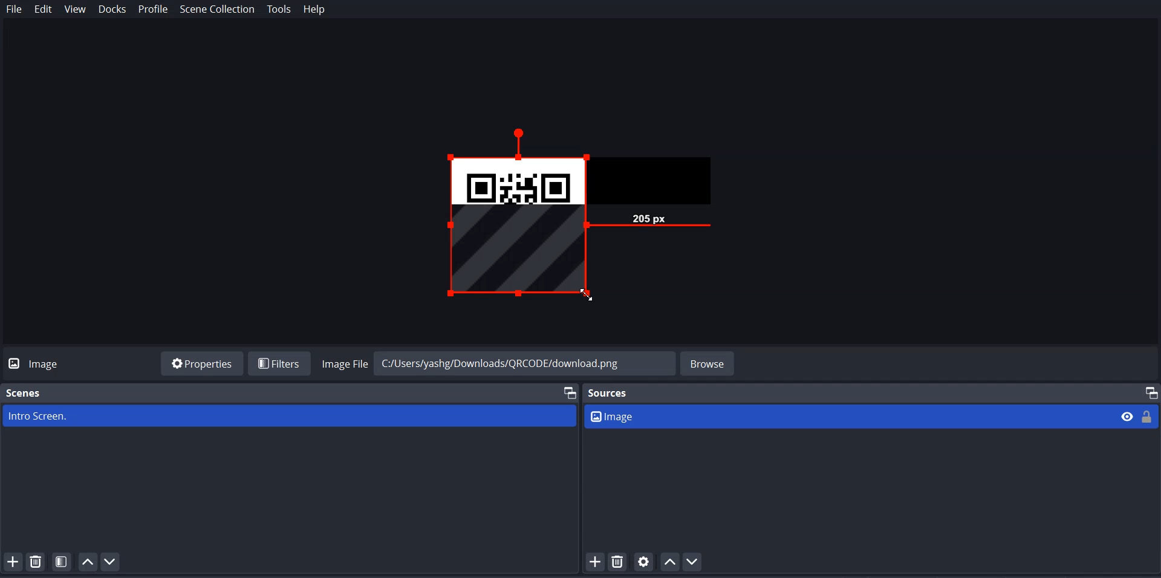 The image size is (1161, 578). I want to click on File, so click(14, 10).